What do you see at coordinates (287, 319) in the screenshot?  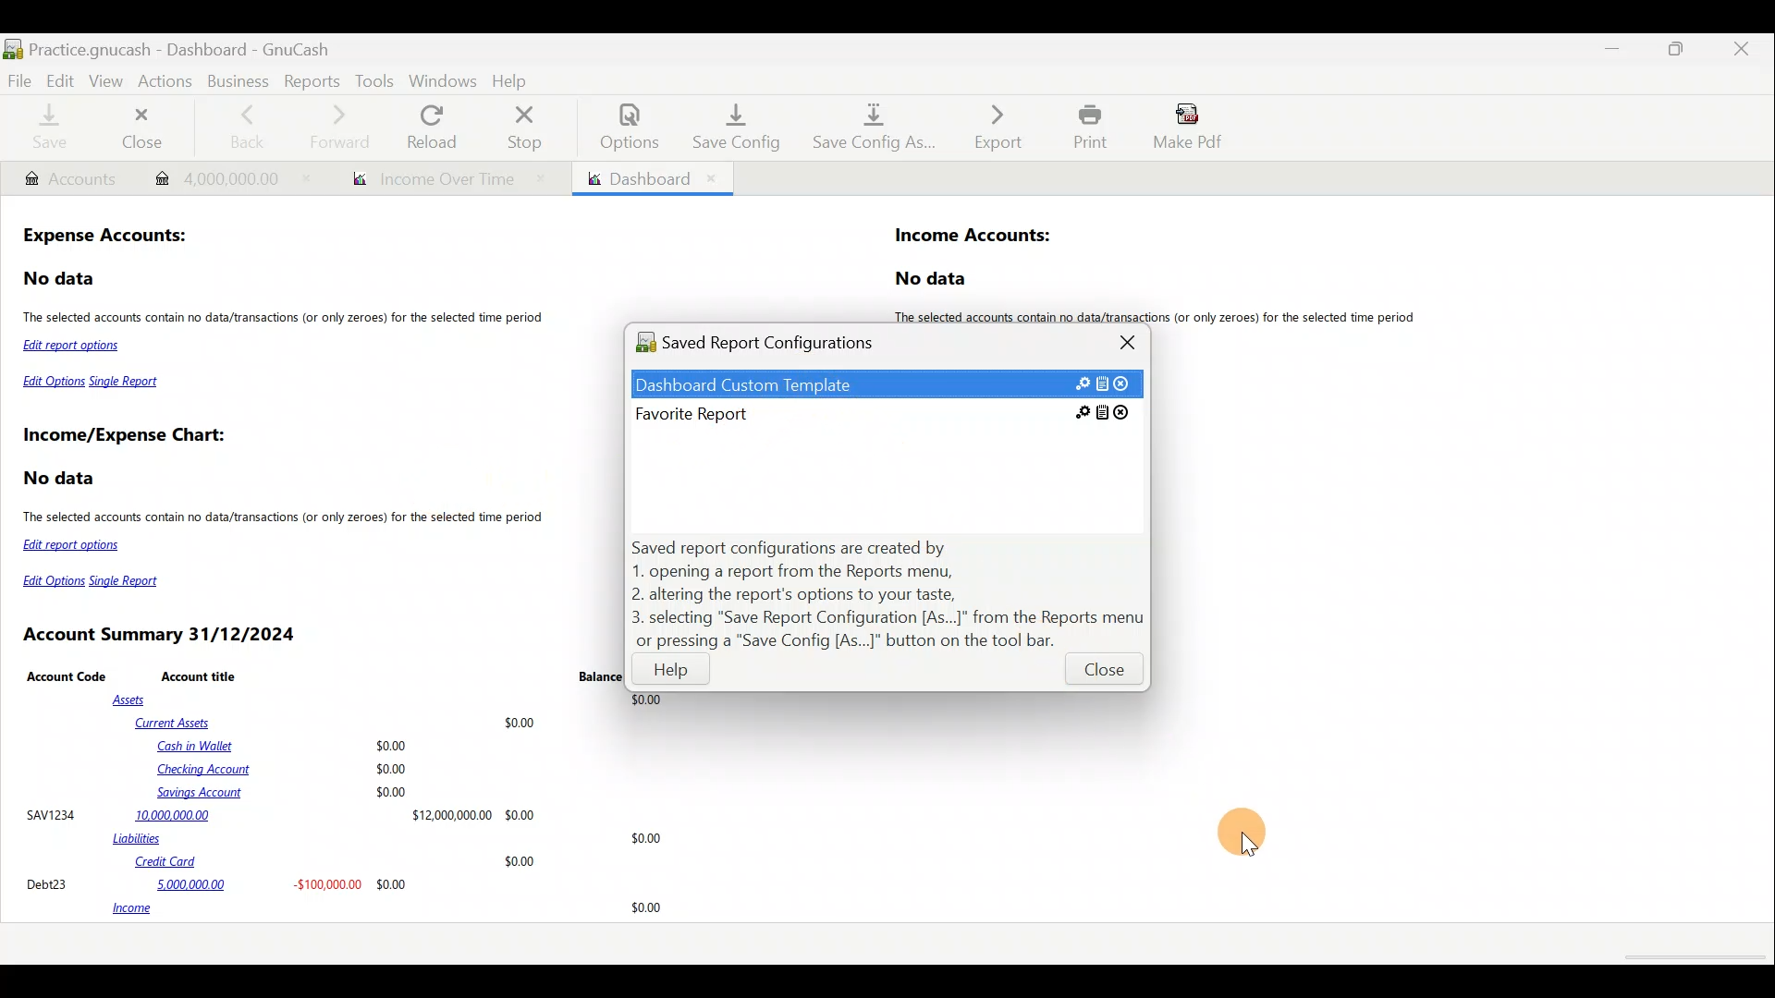 I see `The selected accounts contain no data/transactions (or only zeroes) for the selected time period` at bounding box center [287, 319].